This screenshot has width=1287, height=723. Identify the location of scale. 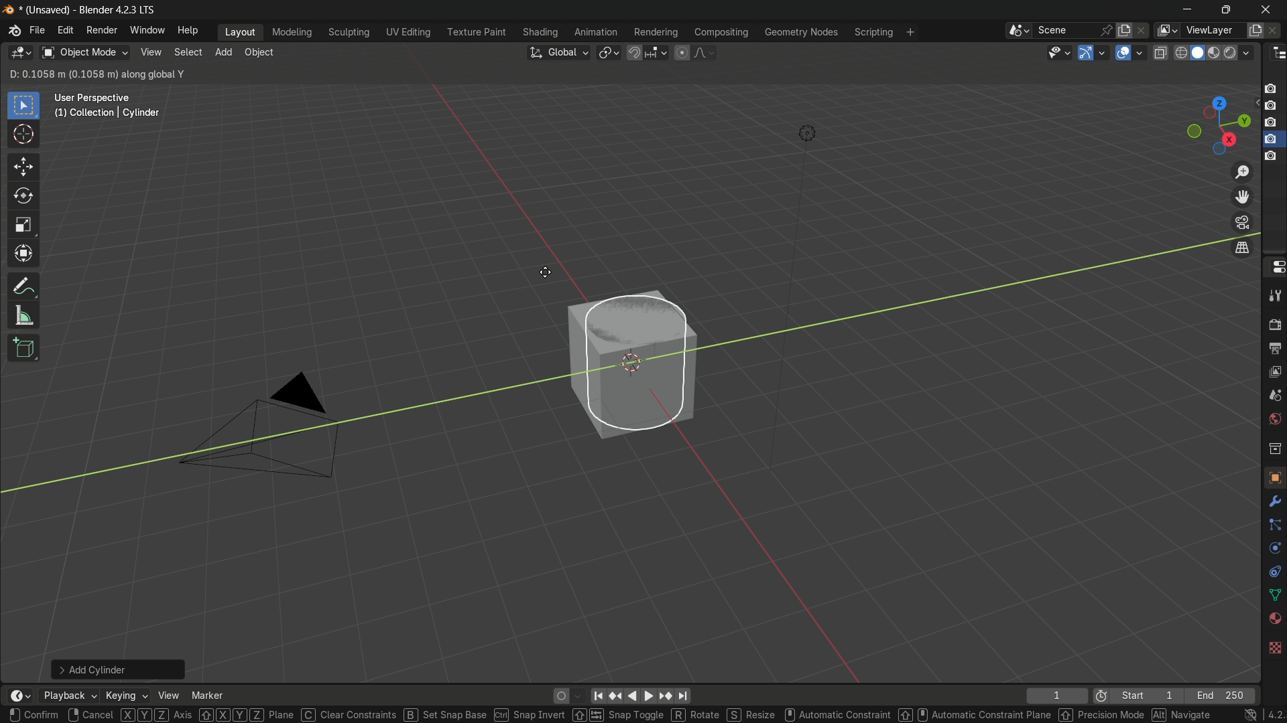
(23, 225).